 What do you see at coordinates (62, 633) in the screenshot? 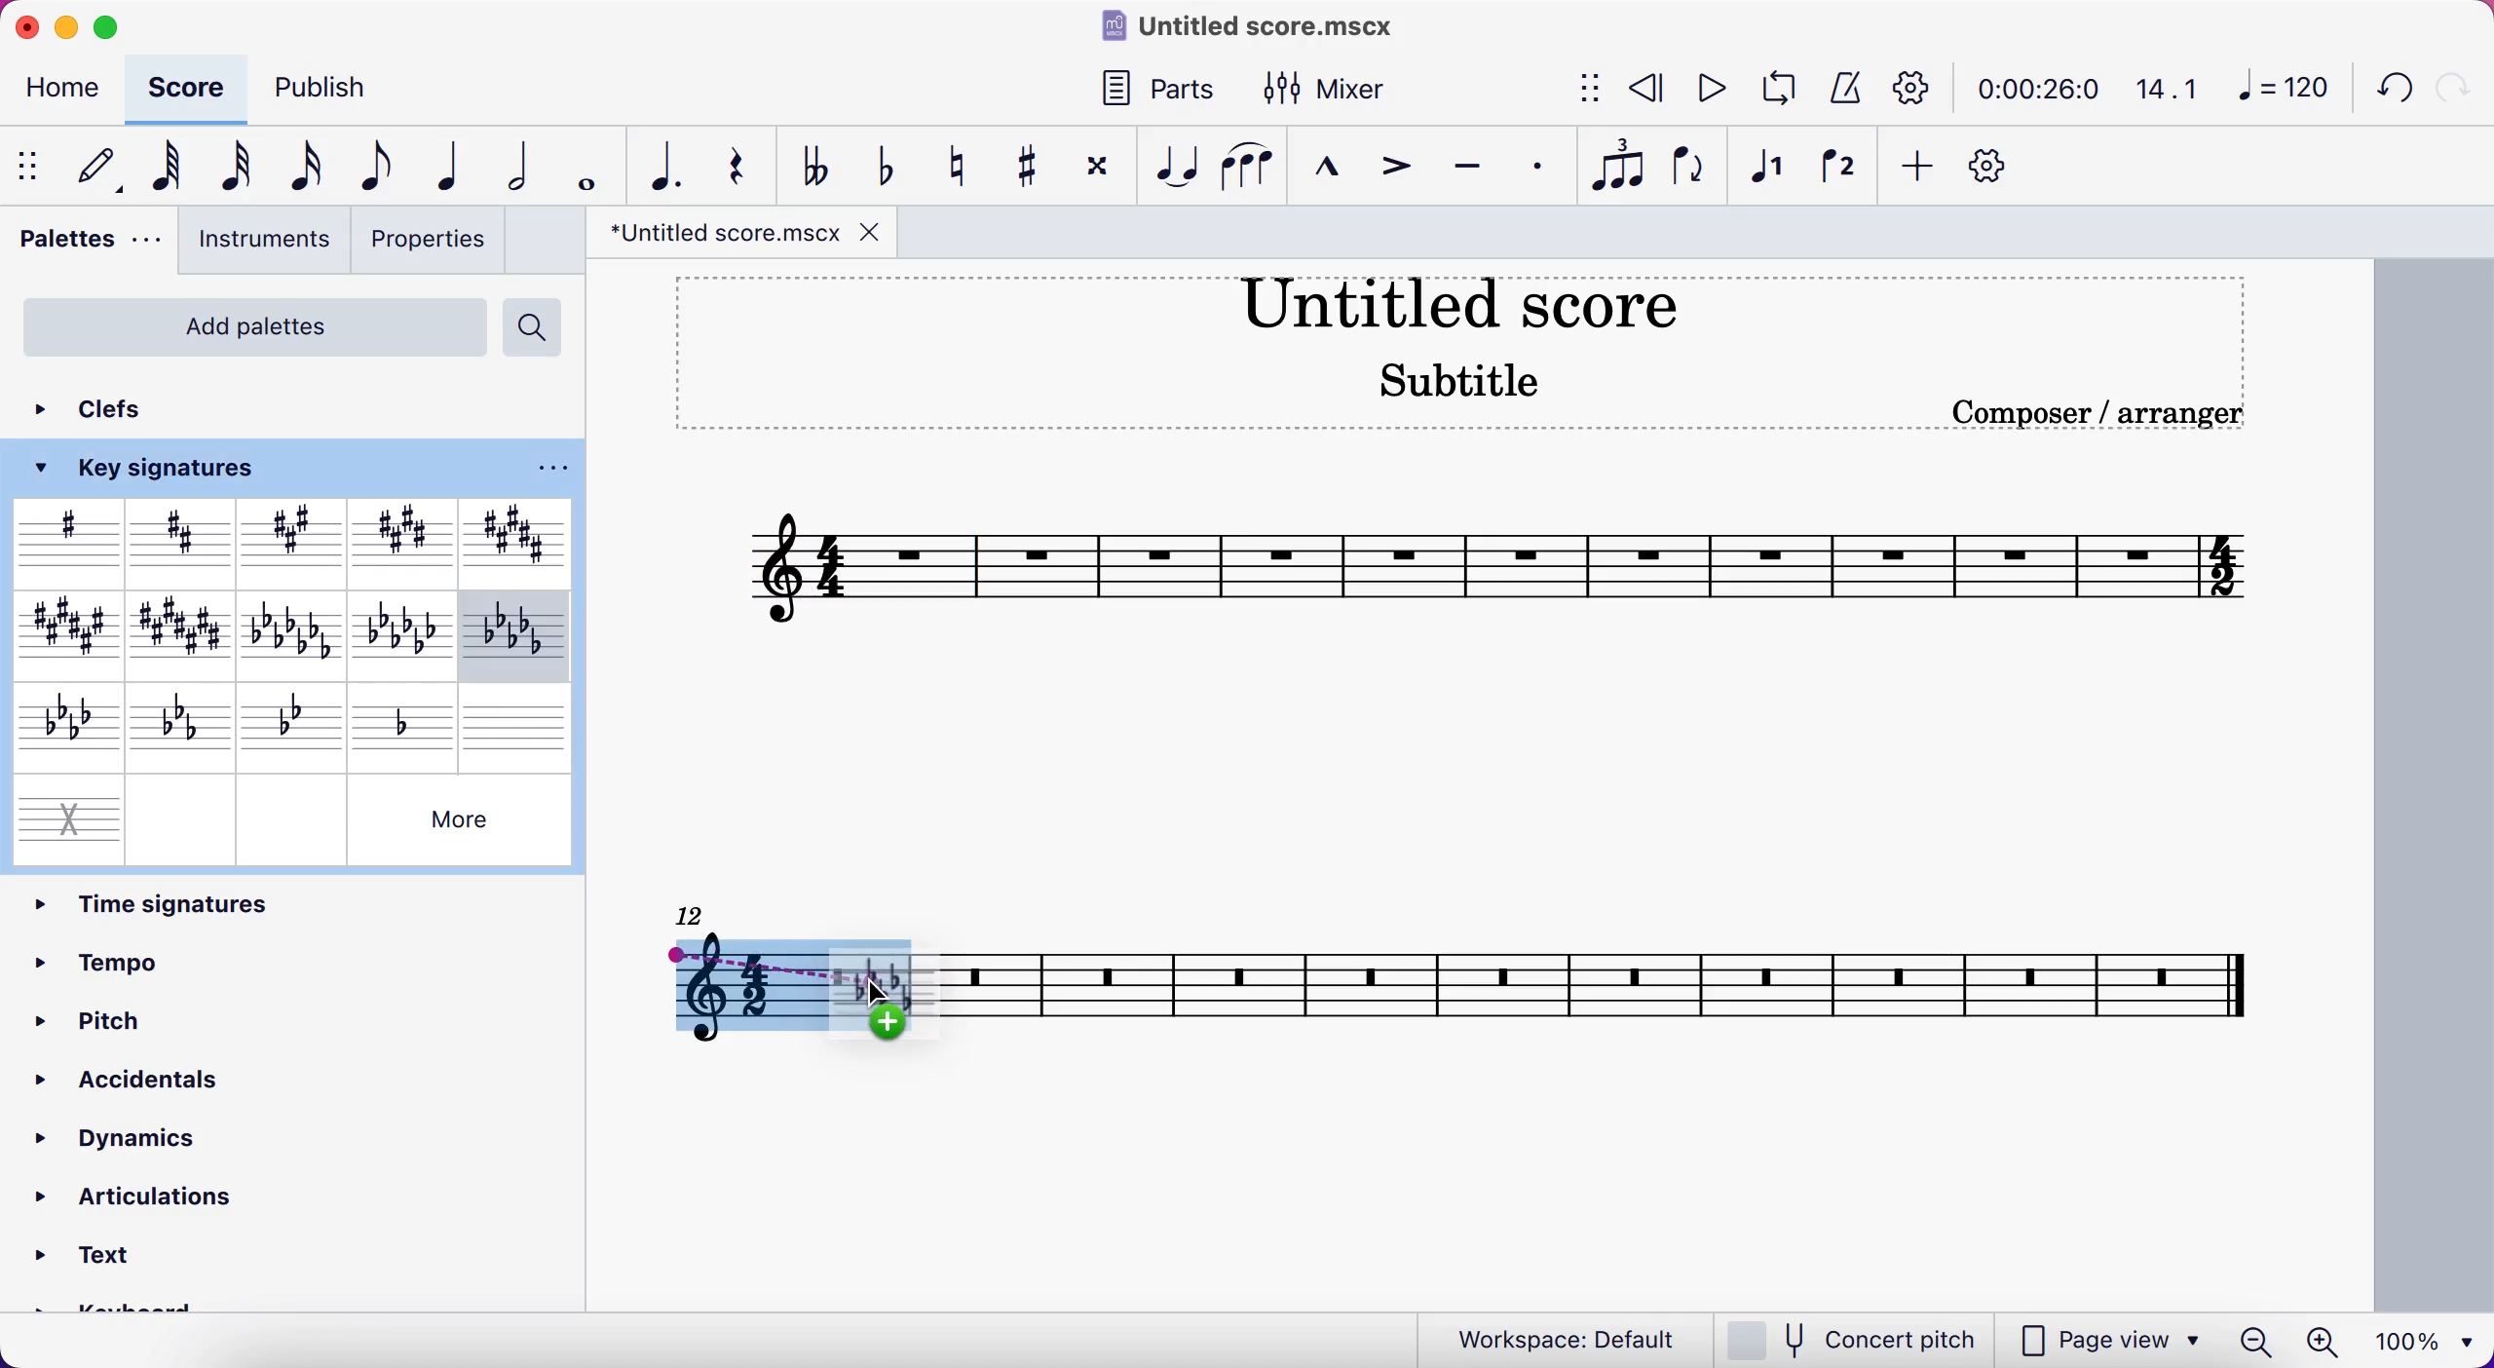
I see `F major` at bounding box center [62, 633].